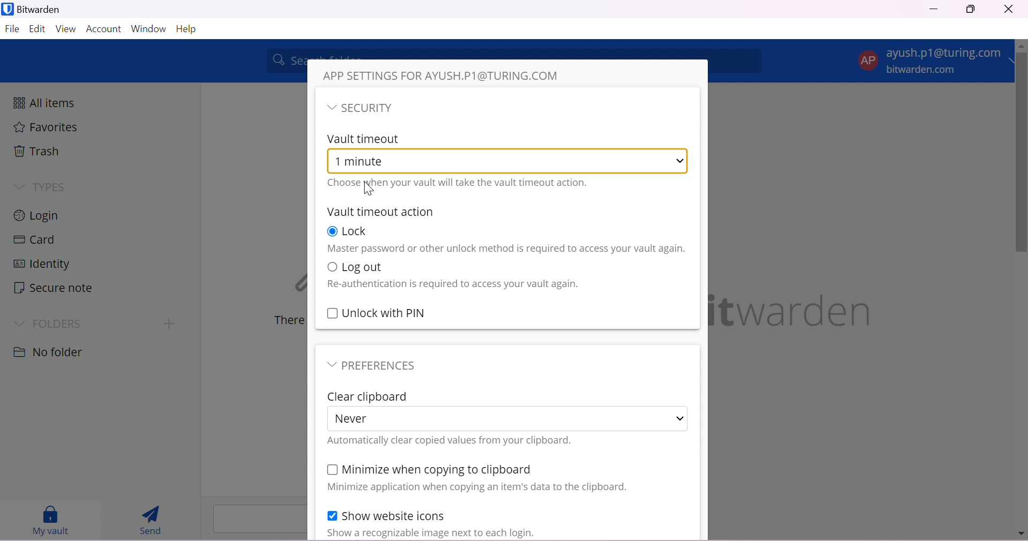  I want to click on Send, so click(150, 520).